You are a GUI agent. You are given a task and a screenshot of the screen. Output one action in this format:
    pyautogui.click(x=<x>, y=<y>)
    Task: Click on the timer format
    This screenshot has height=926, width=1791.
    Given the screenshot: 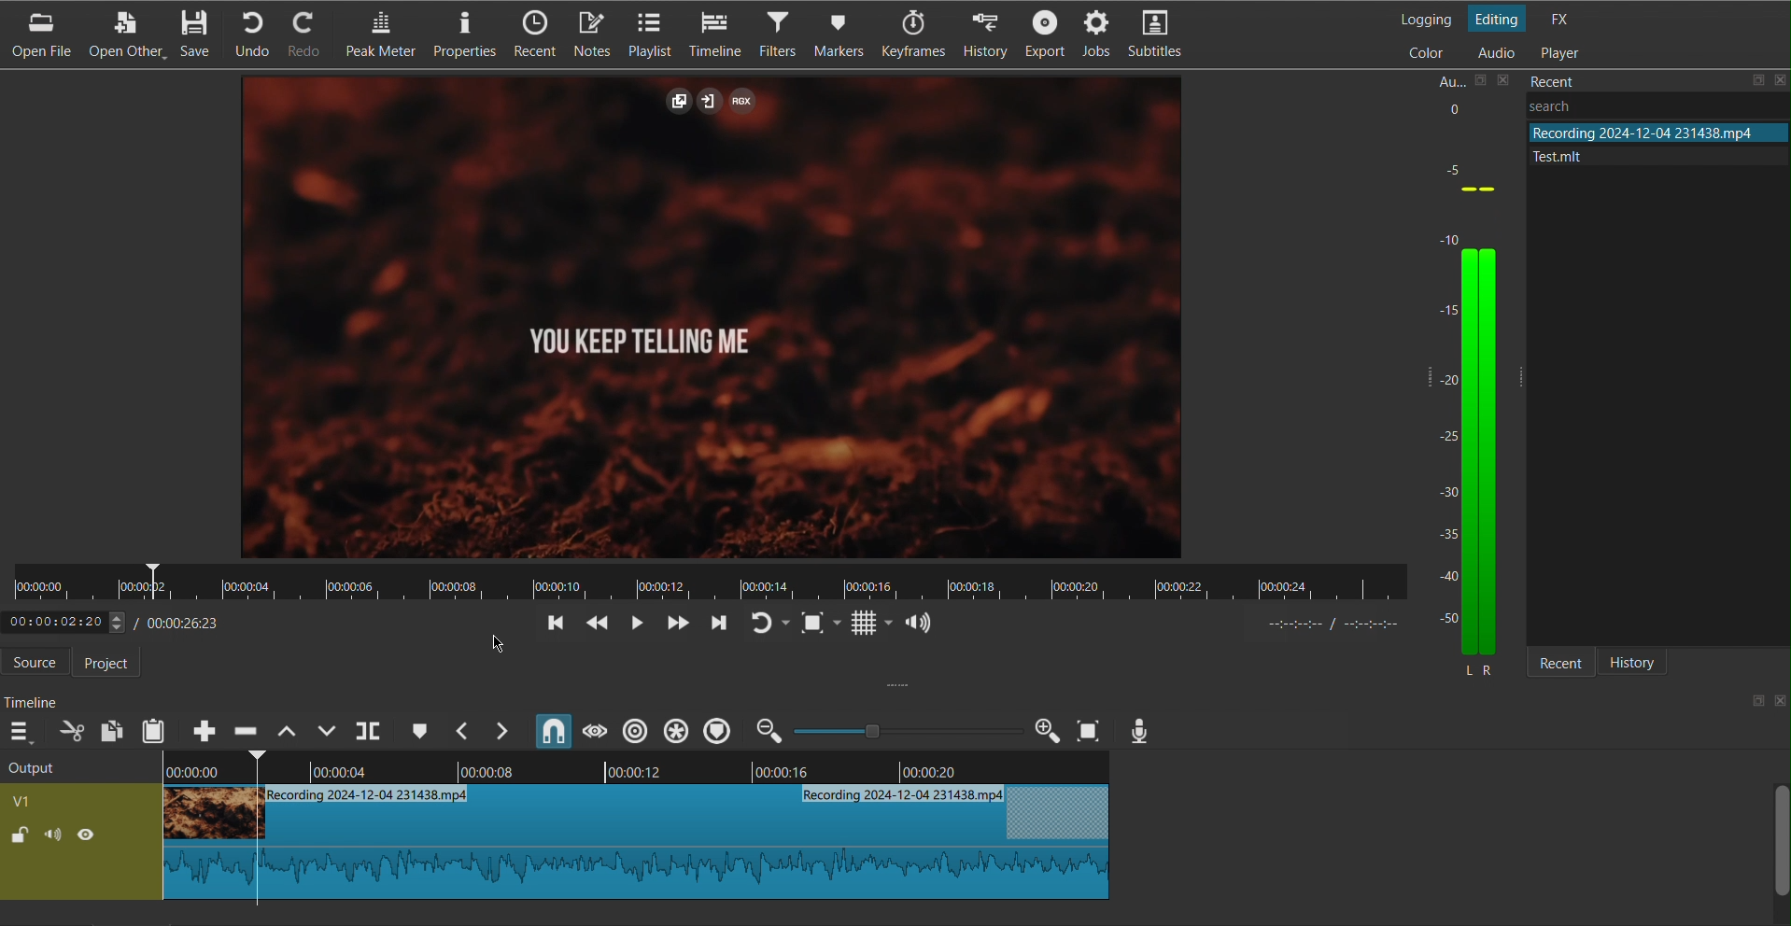 What is the action you would take?
    pyautogui.click(x=1341, y=624)
    